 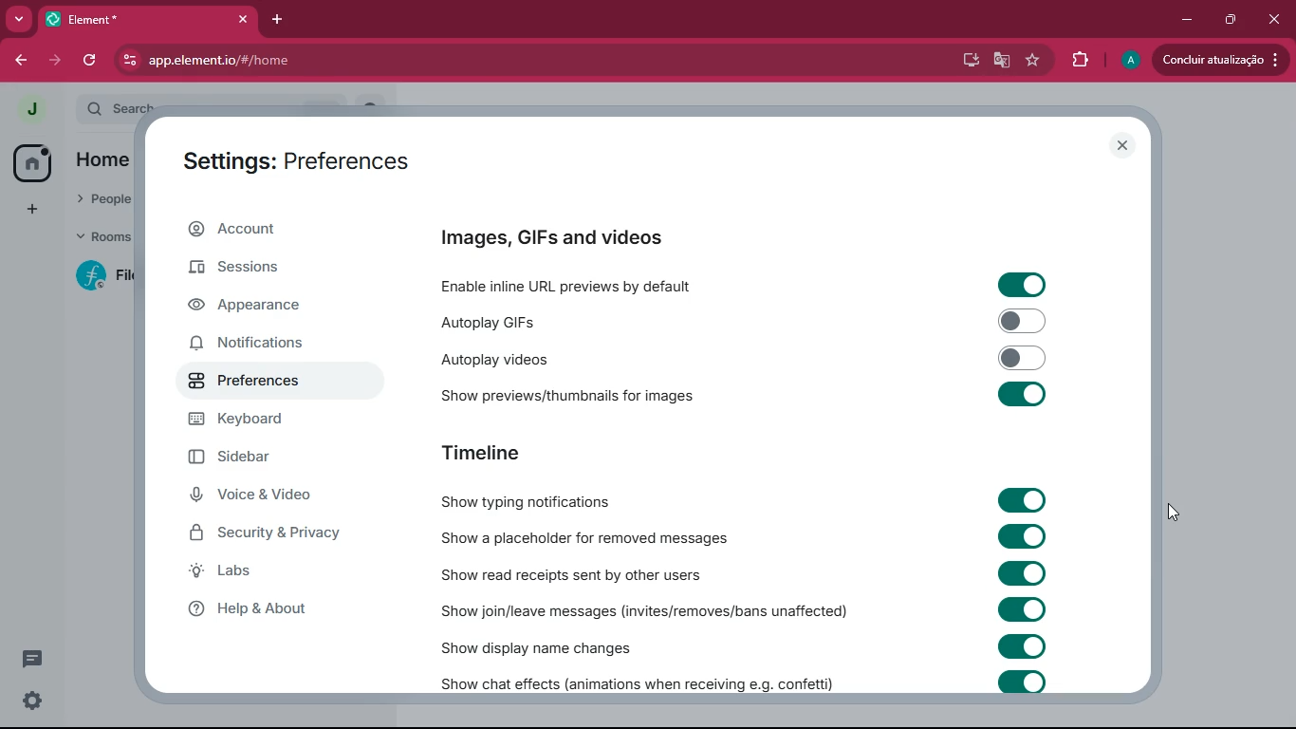 I want to click on toggle on/off, so click(x=1022, y=321).